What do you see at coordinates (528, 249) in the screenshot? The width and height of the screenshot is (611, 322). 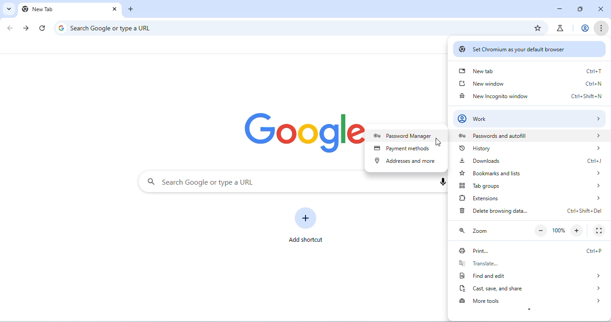 I see `print Ctrl+P` at bounding box center [528, 249].